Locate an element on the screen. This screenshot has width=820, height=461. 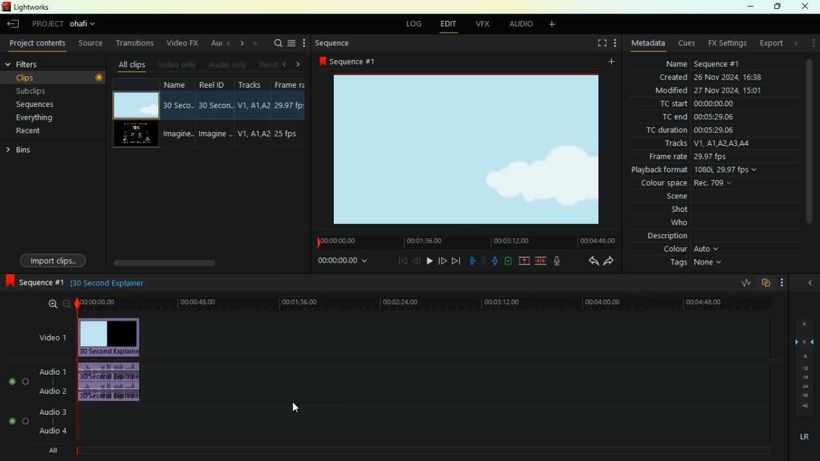
video is located at coordinates (135, 102).